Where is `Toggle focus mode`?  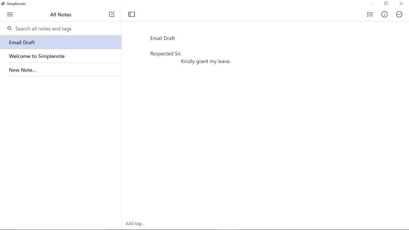 Toggle focus mode is located at coordinates (132, 14).